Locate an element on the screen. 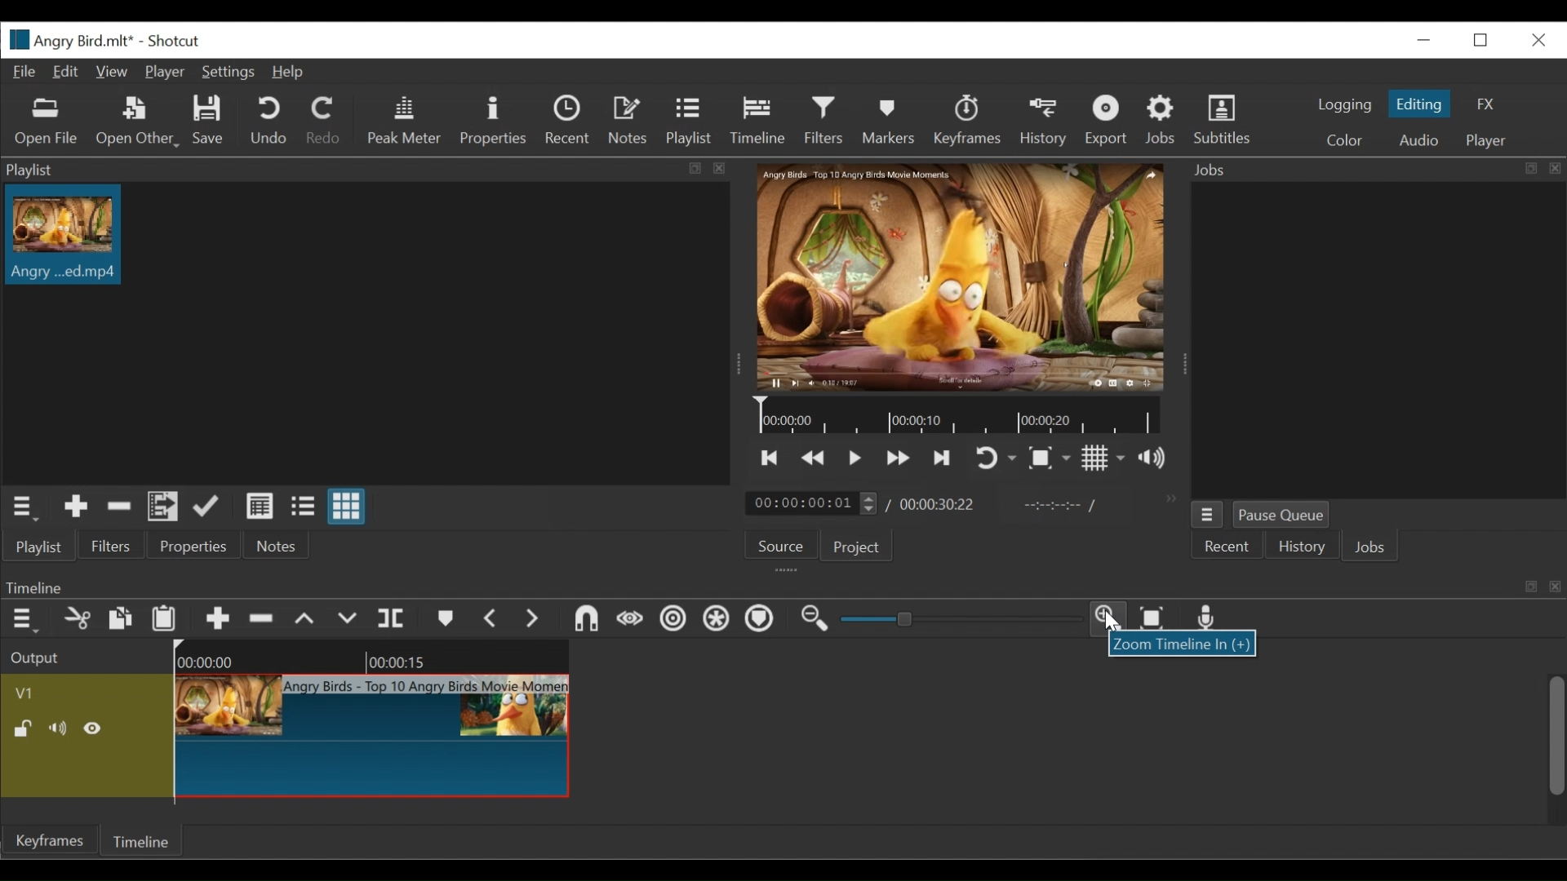  Toggle zoom is located at coordinates (1050, 458).